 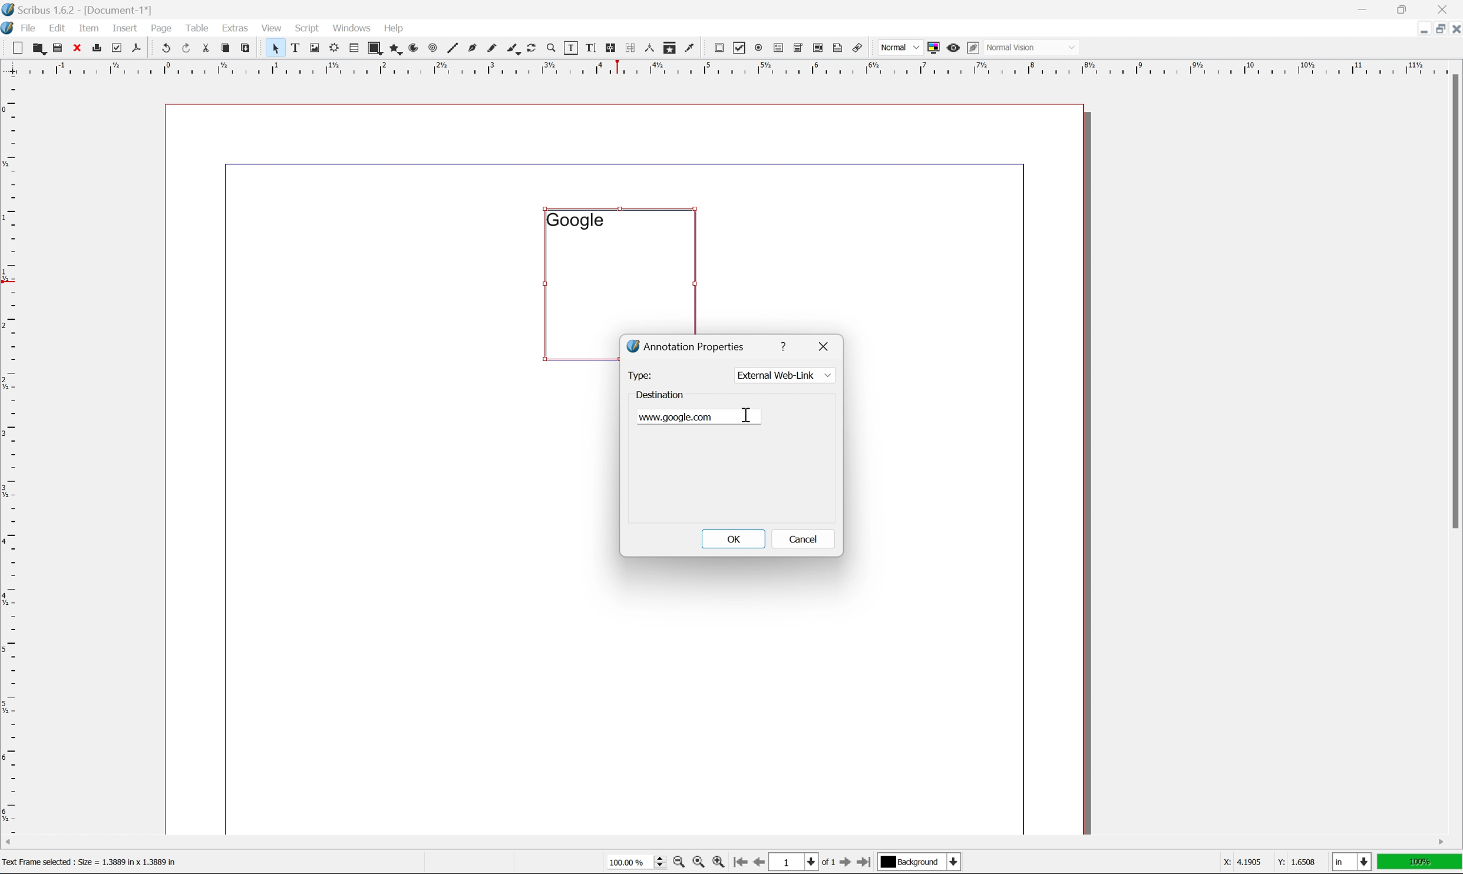 I want to click on normal, so click(x=899, y=47).